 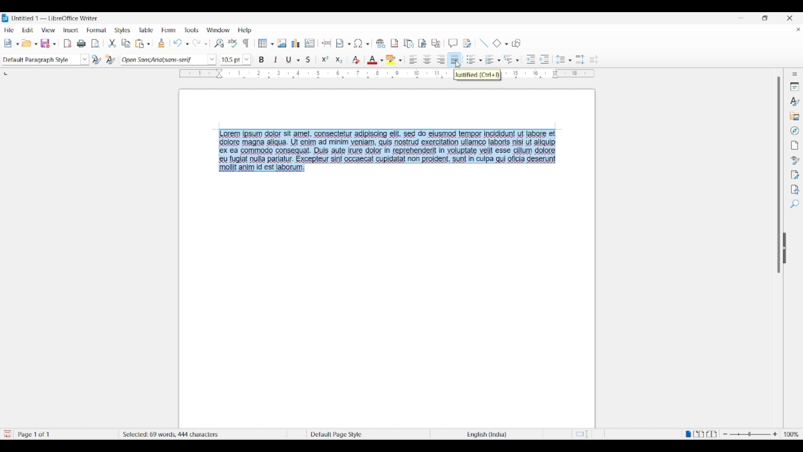 I want to click on Selected color for font, so click(x=372, y=60).